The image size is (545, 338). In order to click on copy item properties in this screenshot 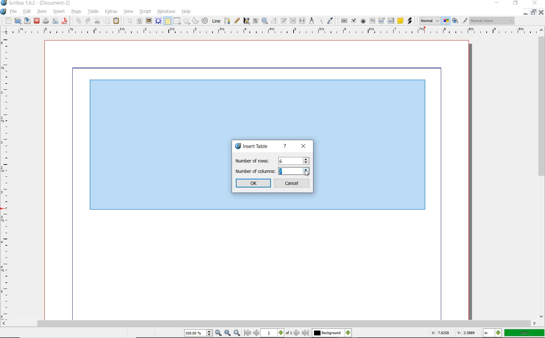, I will do `click(321, 22)`.